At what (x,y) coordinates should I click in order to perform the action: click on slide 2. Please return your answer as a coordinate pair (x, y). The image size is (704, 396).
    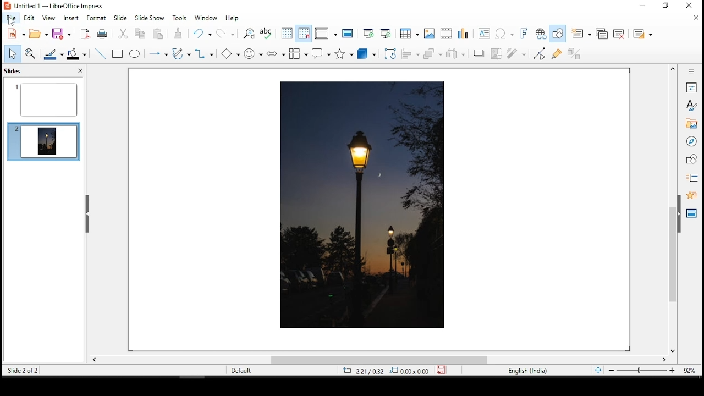
    Looking at the image, I should click on (47, 140).